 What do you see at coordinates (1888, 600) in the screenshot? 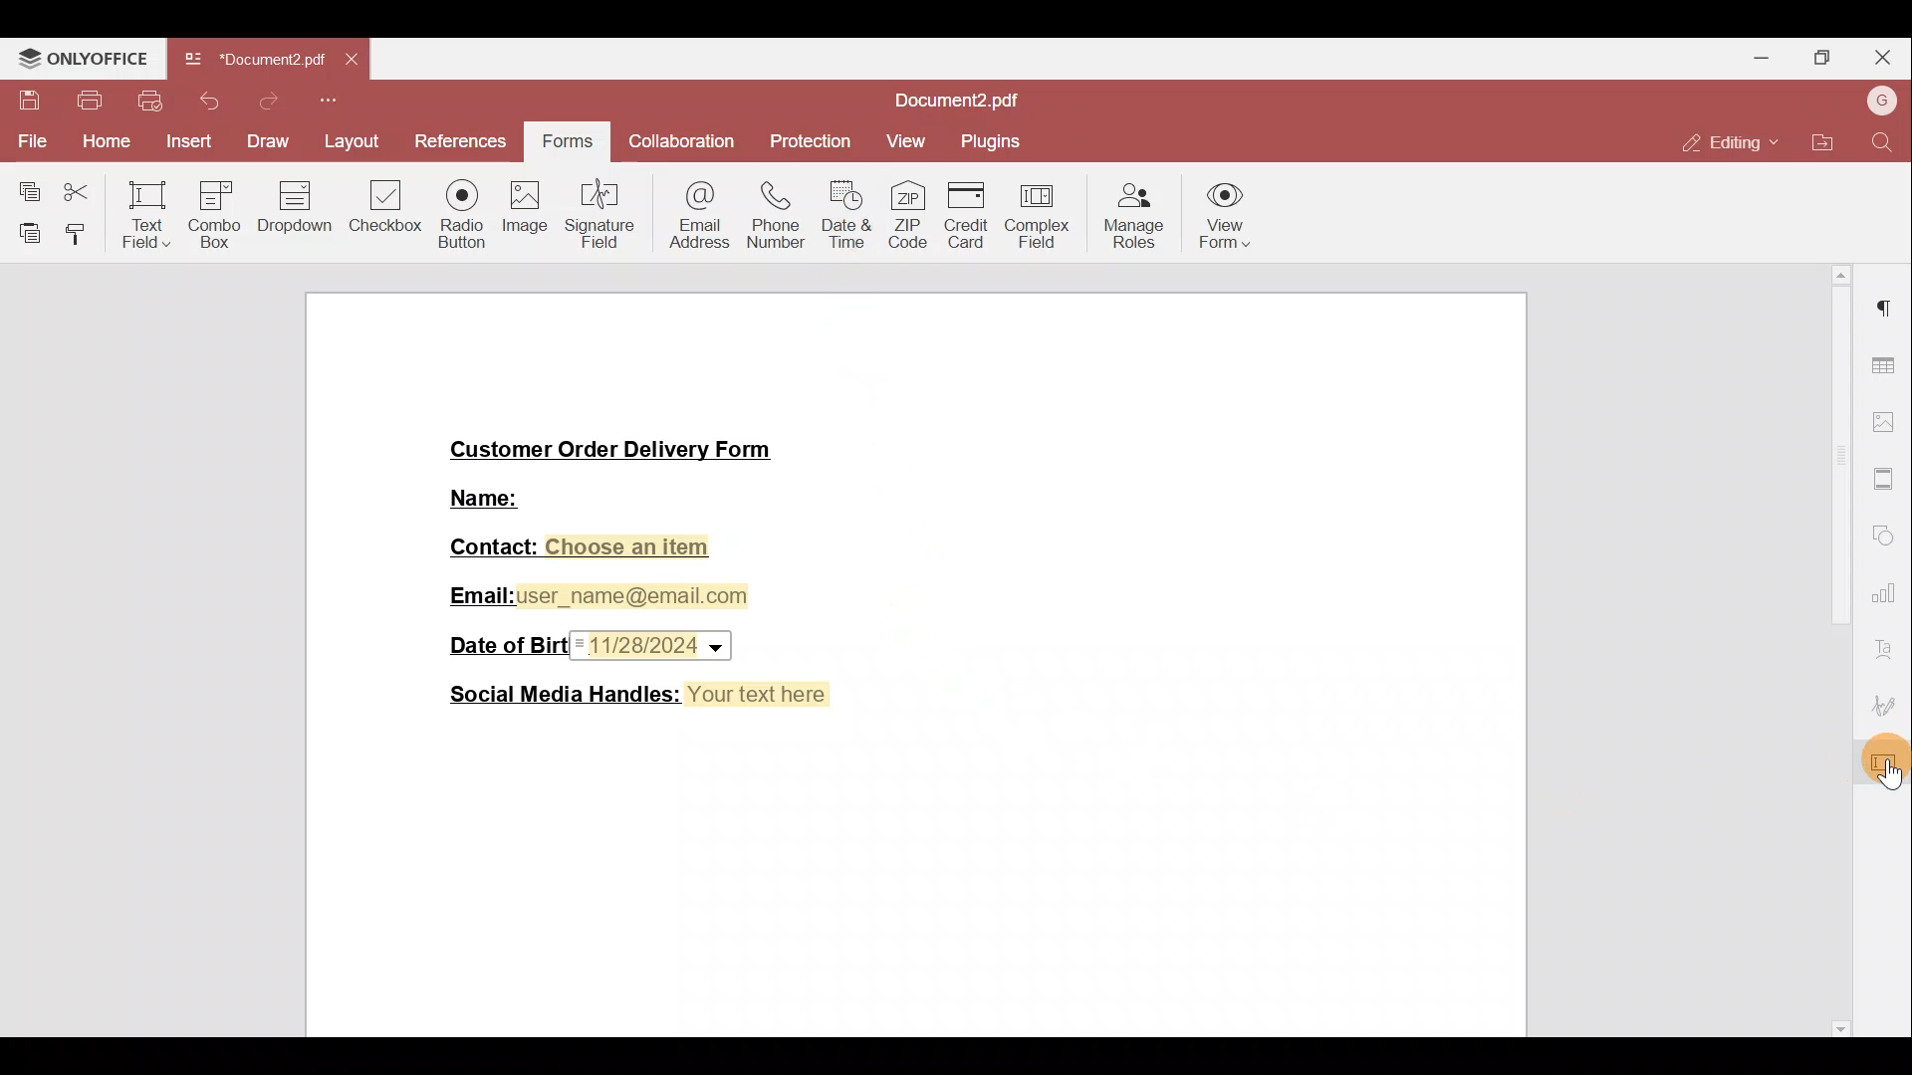
I see `Chart settings` at bounding box center [1888, 600].